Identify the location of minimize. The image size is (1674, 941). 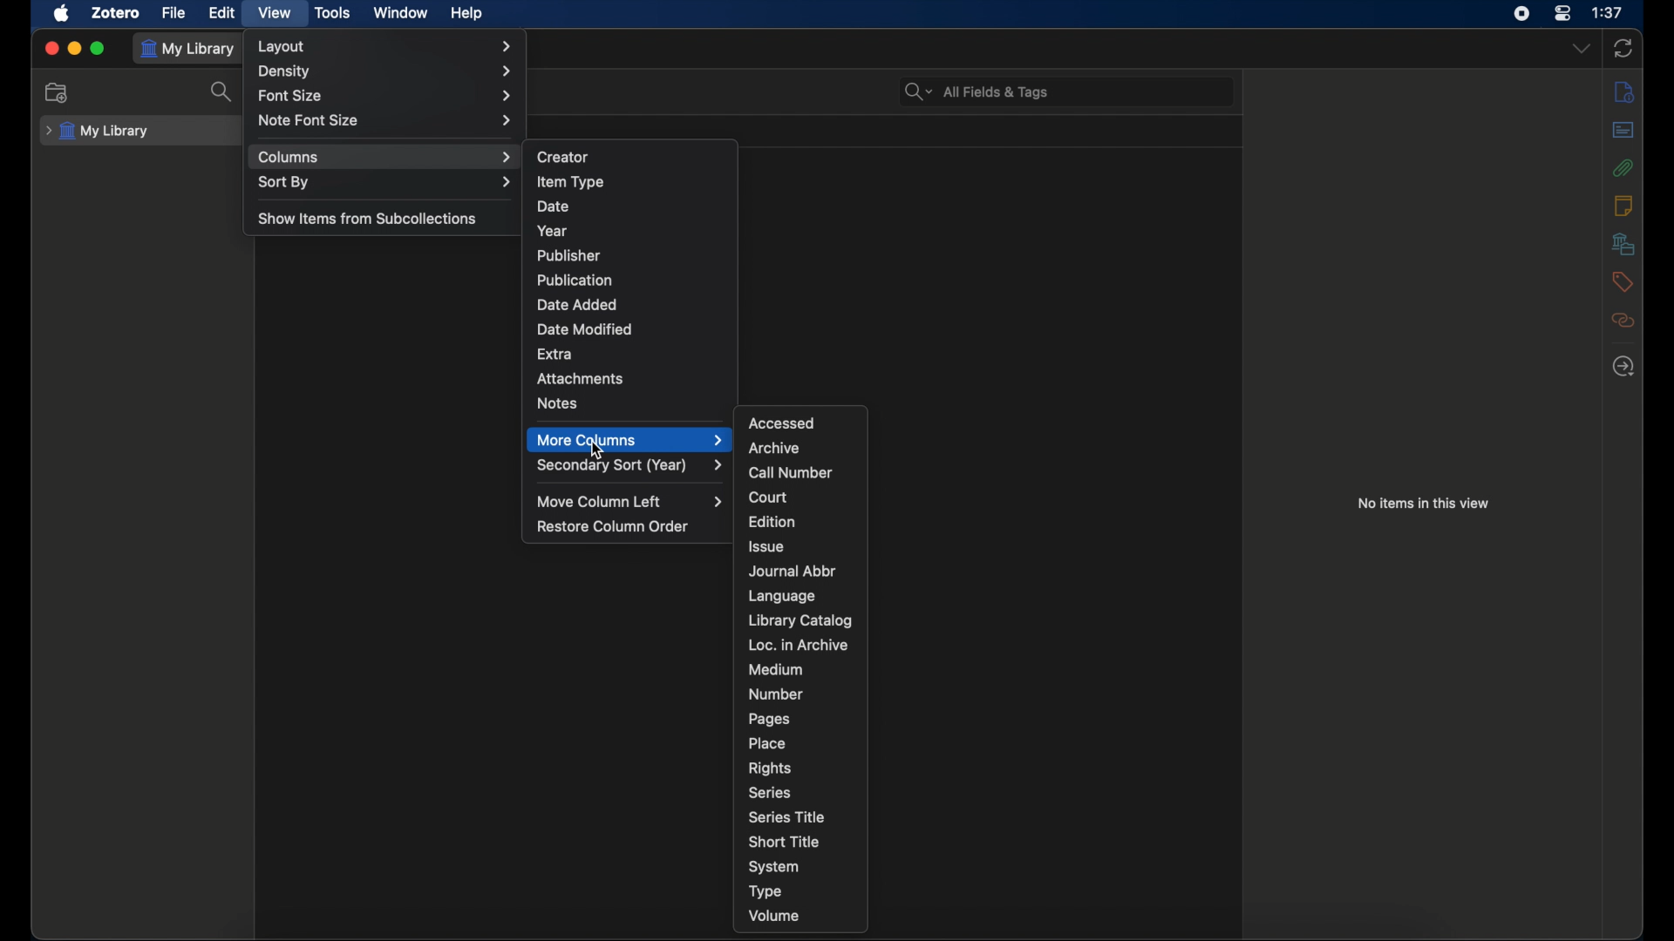
(74, 47).